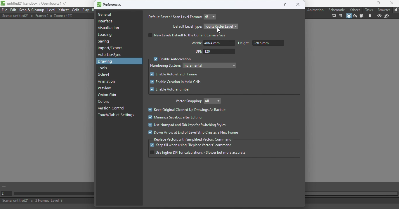  I want to click on Freeze, so click(370, 16).